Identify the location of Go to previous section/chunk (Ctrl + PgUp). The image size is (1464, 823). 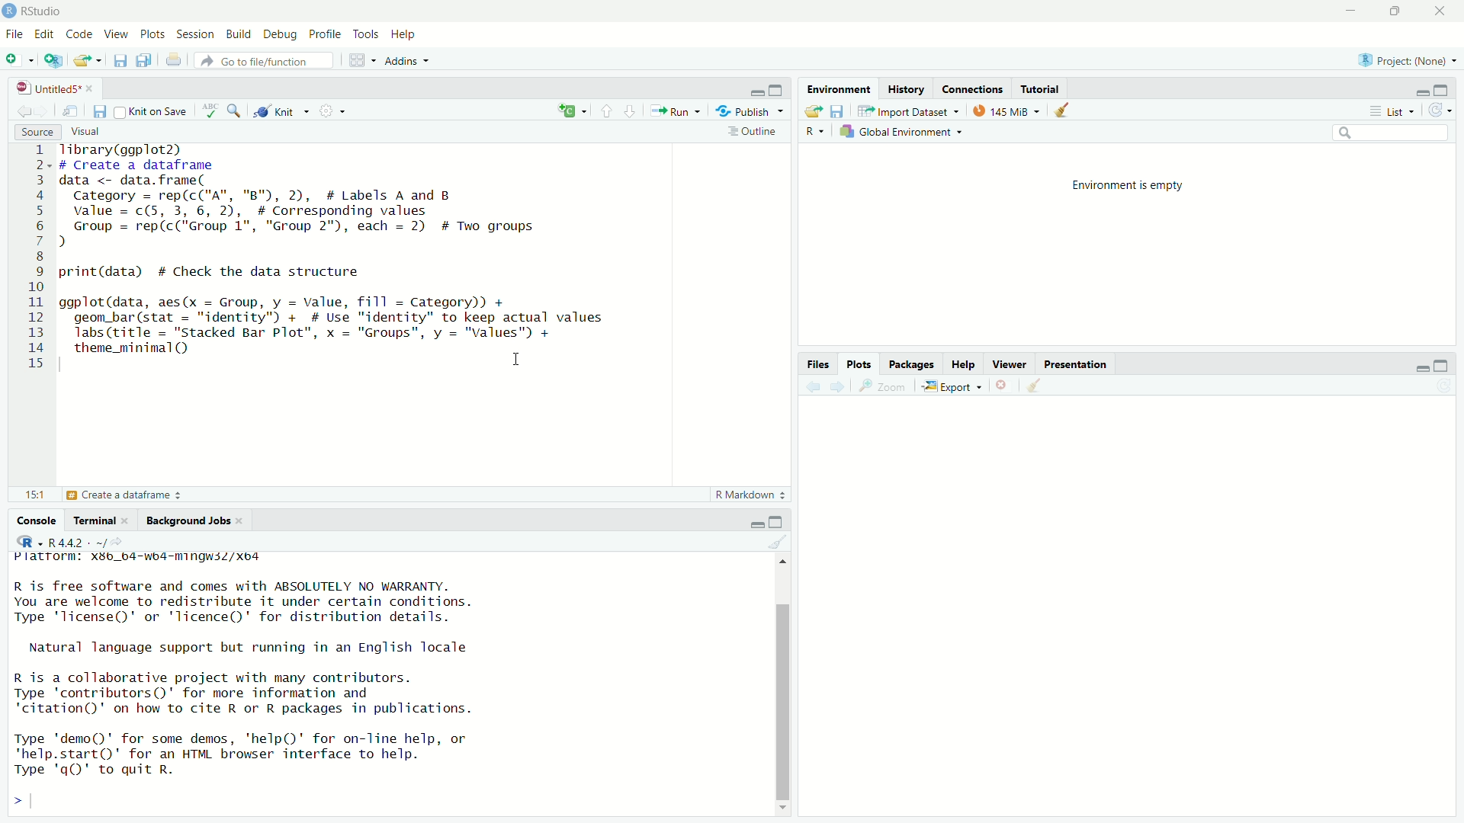
(603, 109).